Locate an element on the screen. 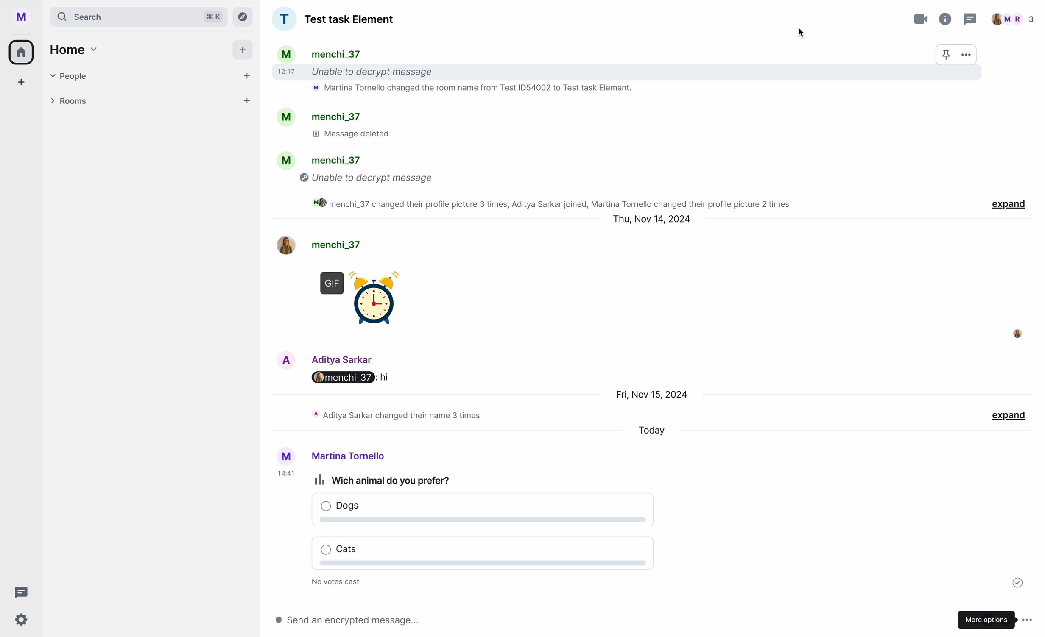  profile picture is located at coordinates (25, 17).